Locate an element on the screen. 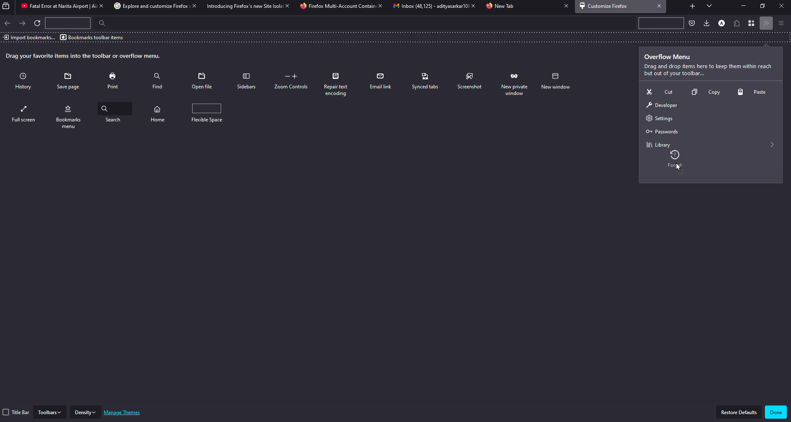  close is located at coordinates (100, 6).